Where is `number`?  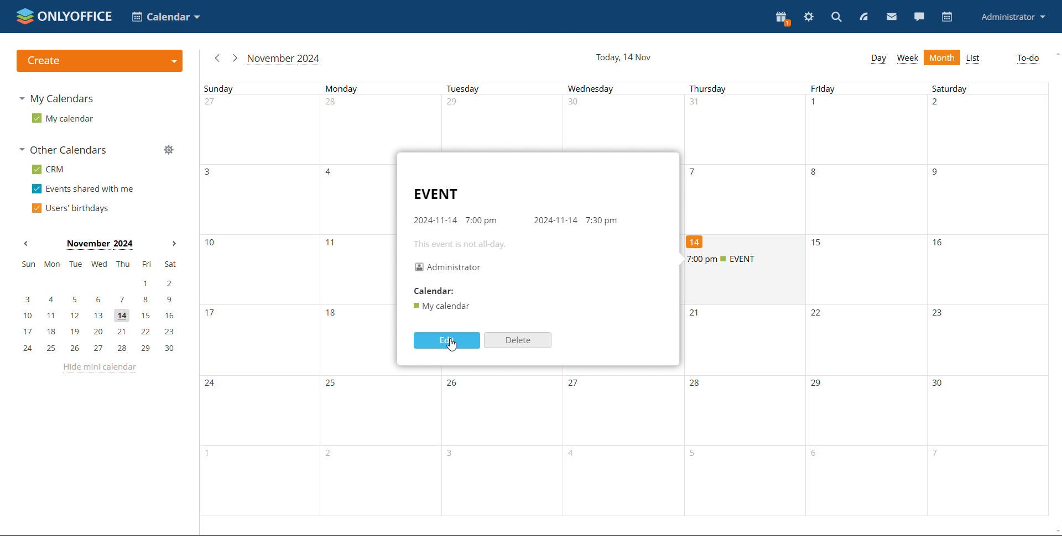
number is located at coordinates (939, 314).